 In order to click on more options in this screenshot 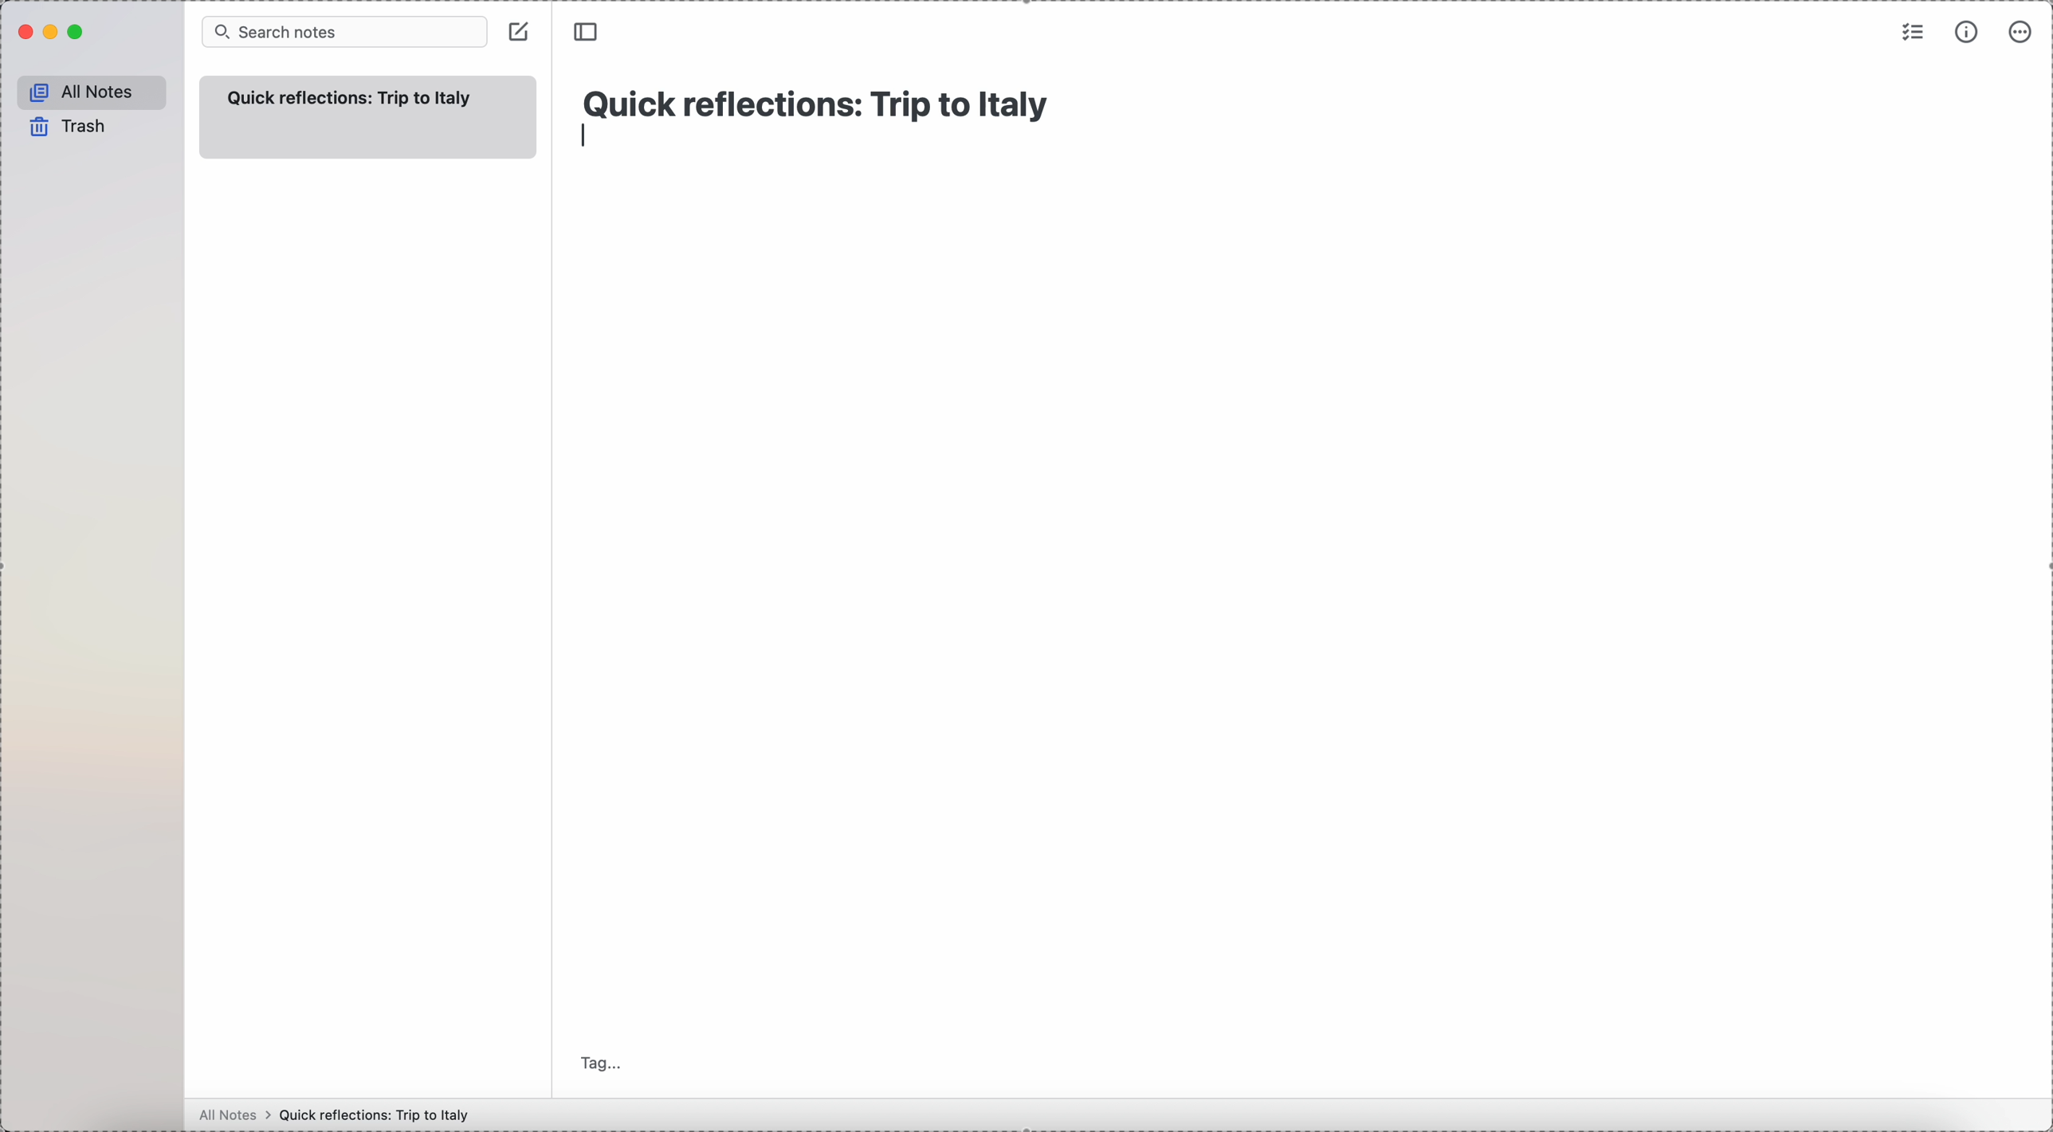, I will do `click(2021, 34)`.